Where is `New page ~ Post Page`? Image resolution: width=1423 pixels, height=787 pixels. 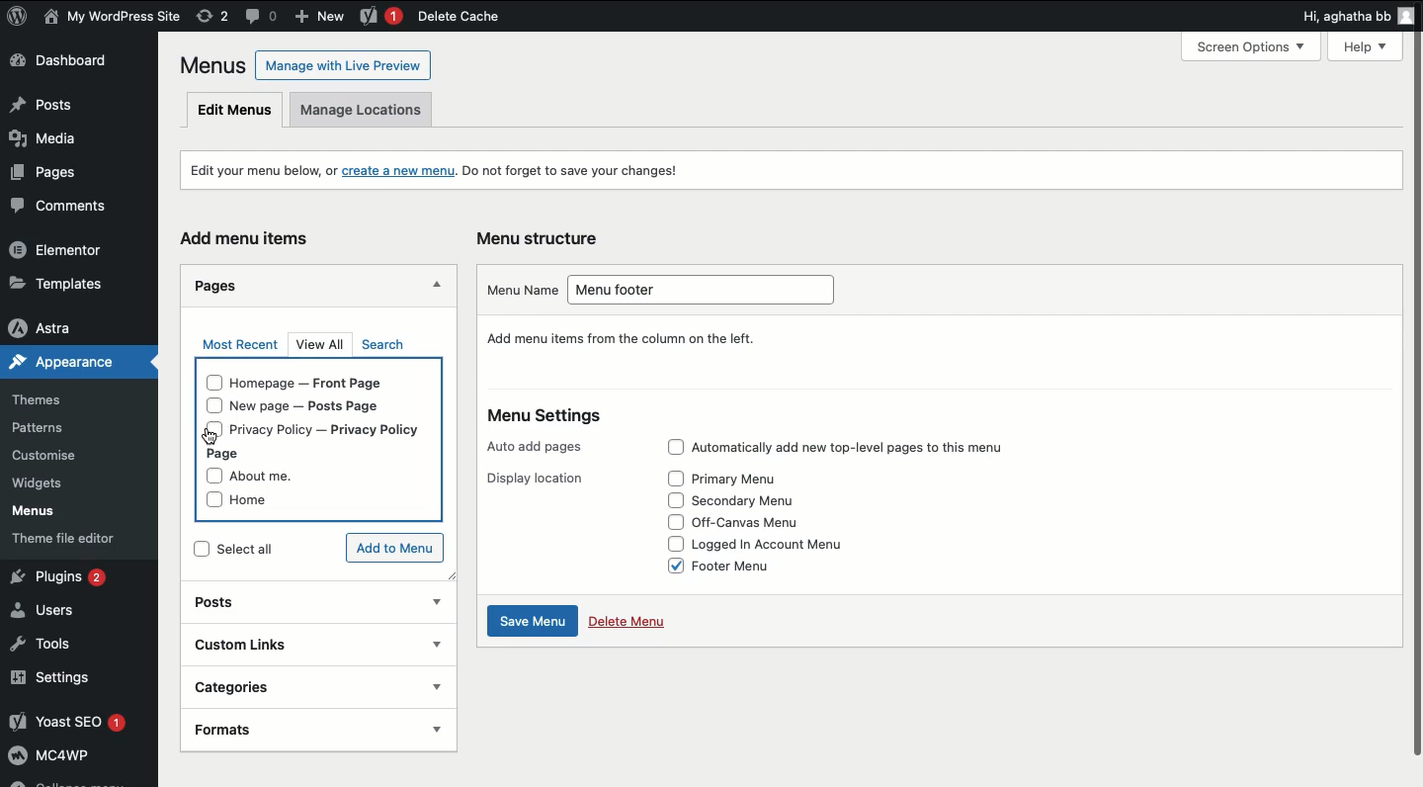 New page ~ Post Page is located at coordinates (319, 407).